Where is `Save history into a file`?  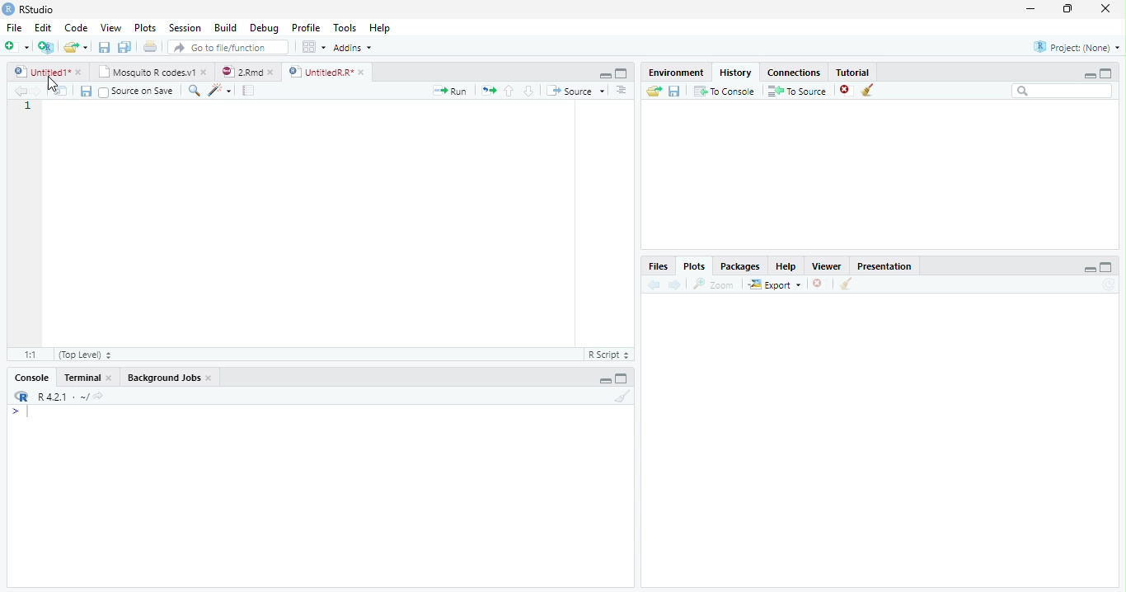 Save history into a file is located at coordinates (674, 91).